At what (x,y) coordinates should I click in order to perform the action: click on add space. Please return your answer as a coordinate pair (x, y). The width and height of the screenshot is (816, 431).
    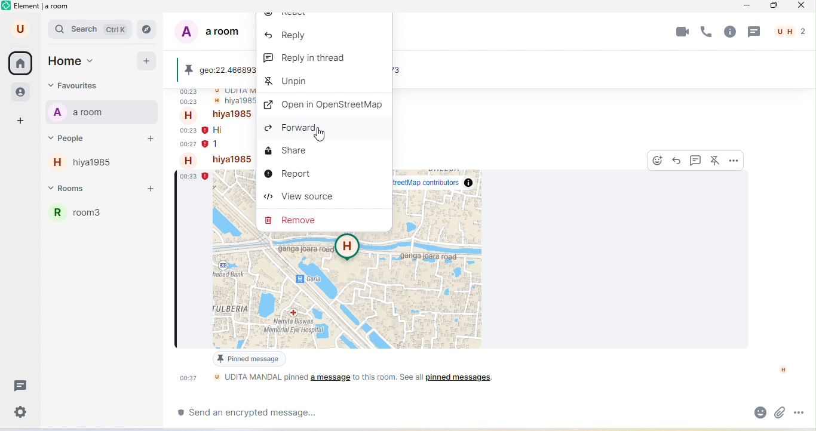
    Looking at the image, I should click on (19, 121).